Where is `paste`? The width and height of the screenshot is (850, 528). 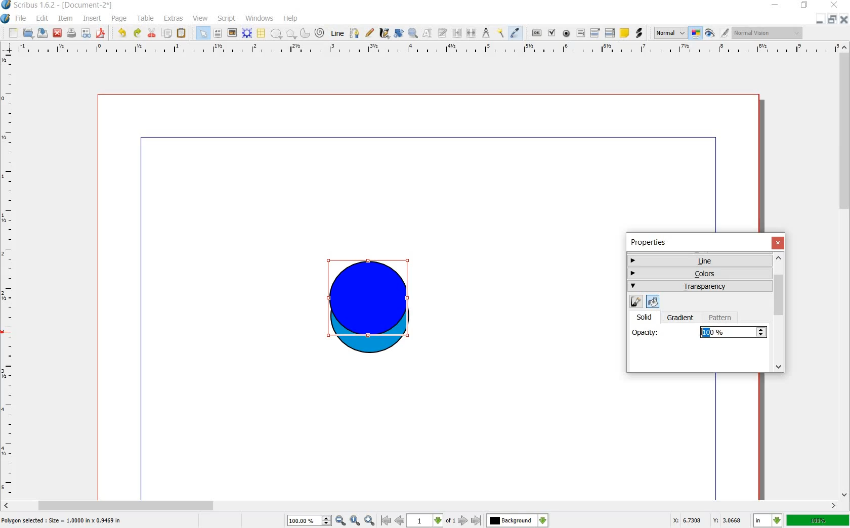 paste is located at coordinates (181, 33).